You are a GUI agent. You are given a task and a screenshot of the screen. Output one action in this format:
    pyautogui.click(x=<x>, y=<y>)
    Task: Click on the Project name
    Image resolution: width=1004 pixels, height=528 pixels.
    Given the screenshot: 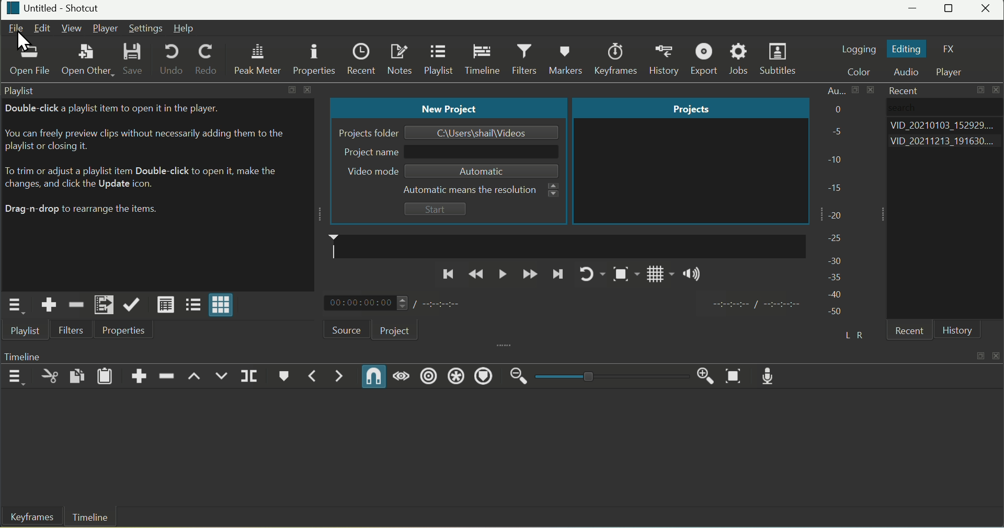 What is the action you would take?
    pyautogui.click(x=368, y=153)
    